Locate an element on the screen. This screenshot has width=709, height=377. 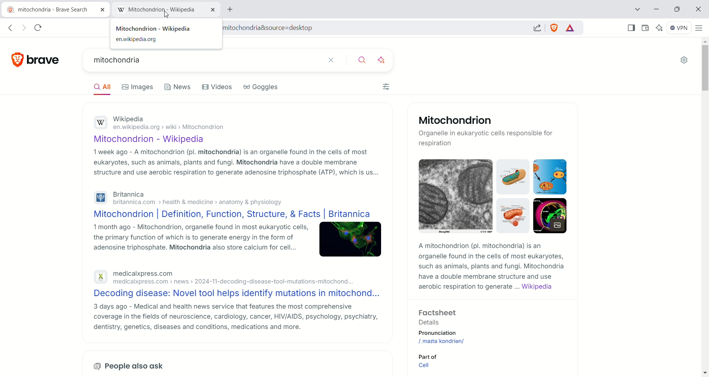
medicalxpress.com is located at coordinates (150, 273).